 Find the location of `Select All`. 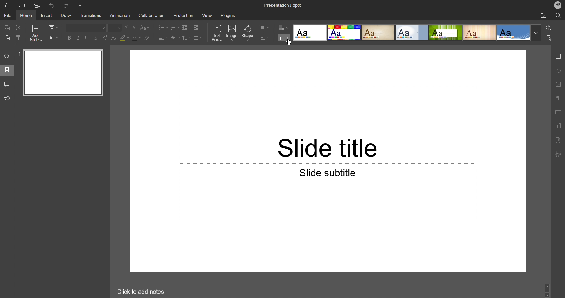

Select All is located at coordinates (549, 38).